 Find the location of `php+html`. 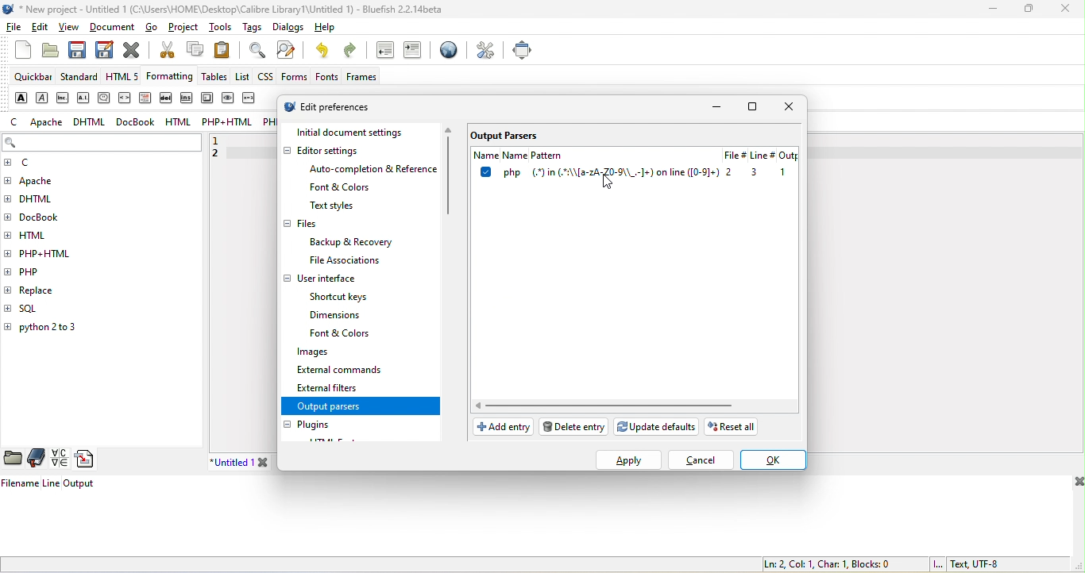

php+html is located at coordinates (52, 255).